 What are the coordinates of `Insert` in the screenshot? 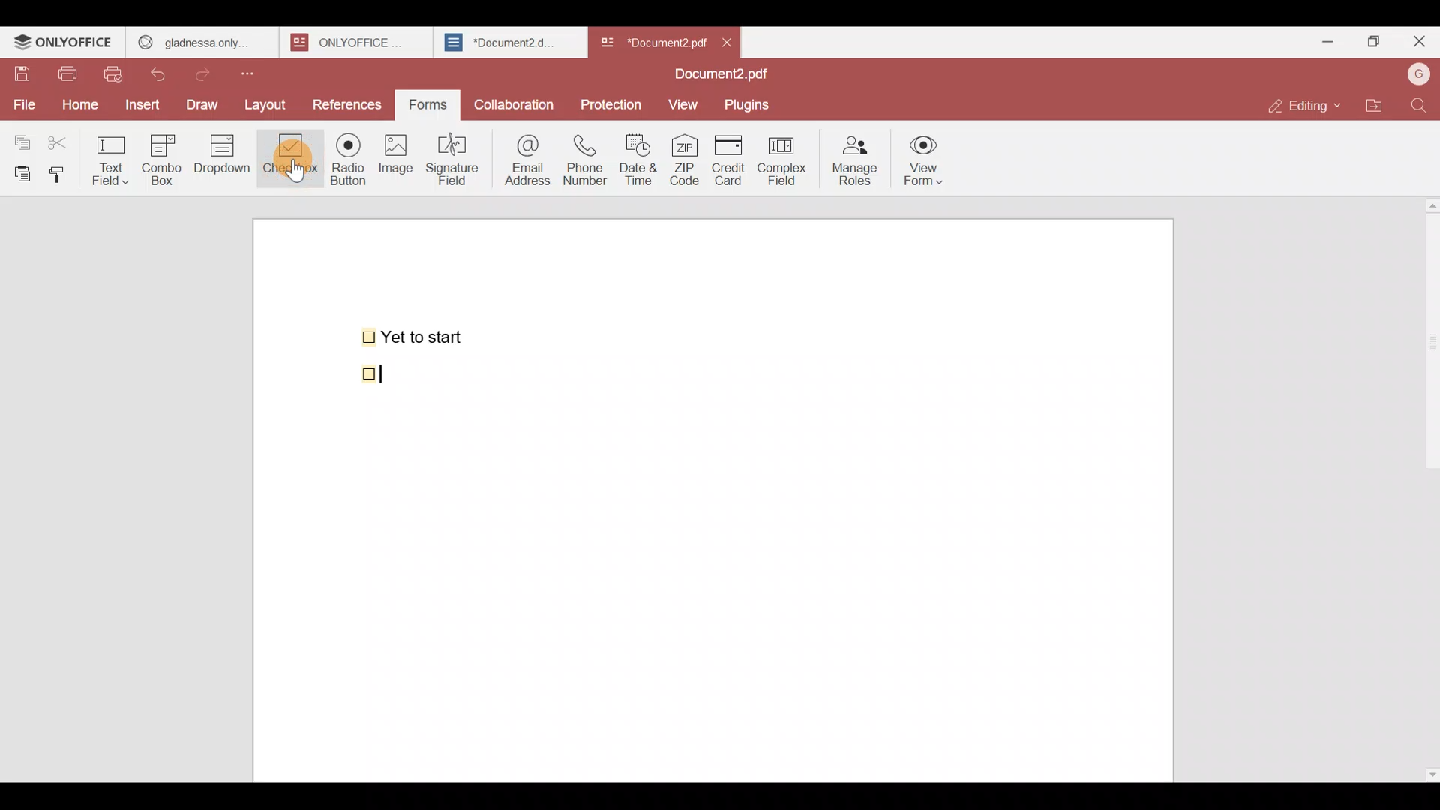 It's located at (140, 103).